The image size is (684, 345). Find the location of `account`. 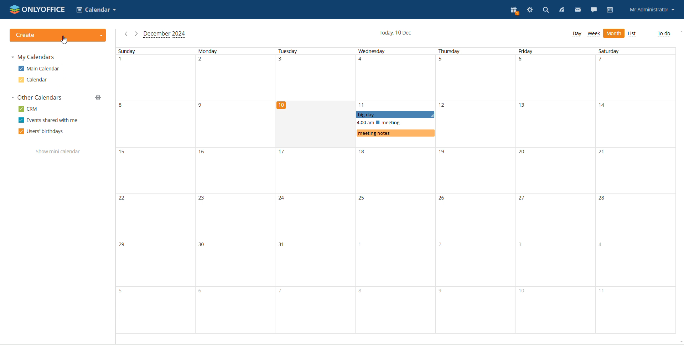

account is located at coordinates (652, 9).